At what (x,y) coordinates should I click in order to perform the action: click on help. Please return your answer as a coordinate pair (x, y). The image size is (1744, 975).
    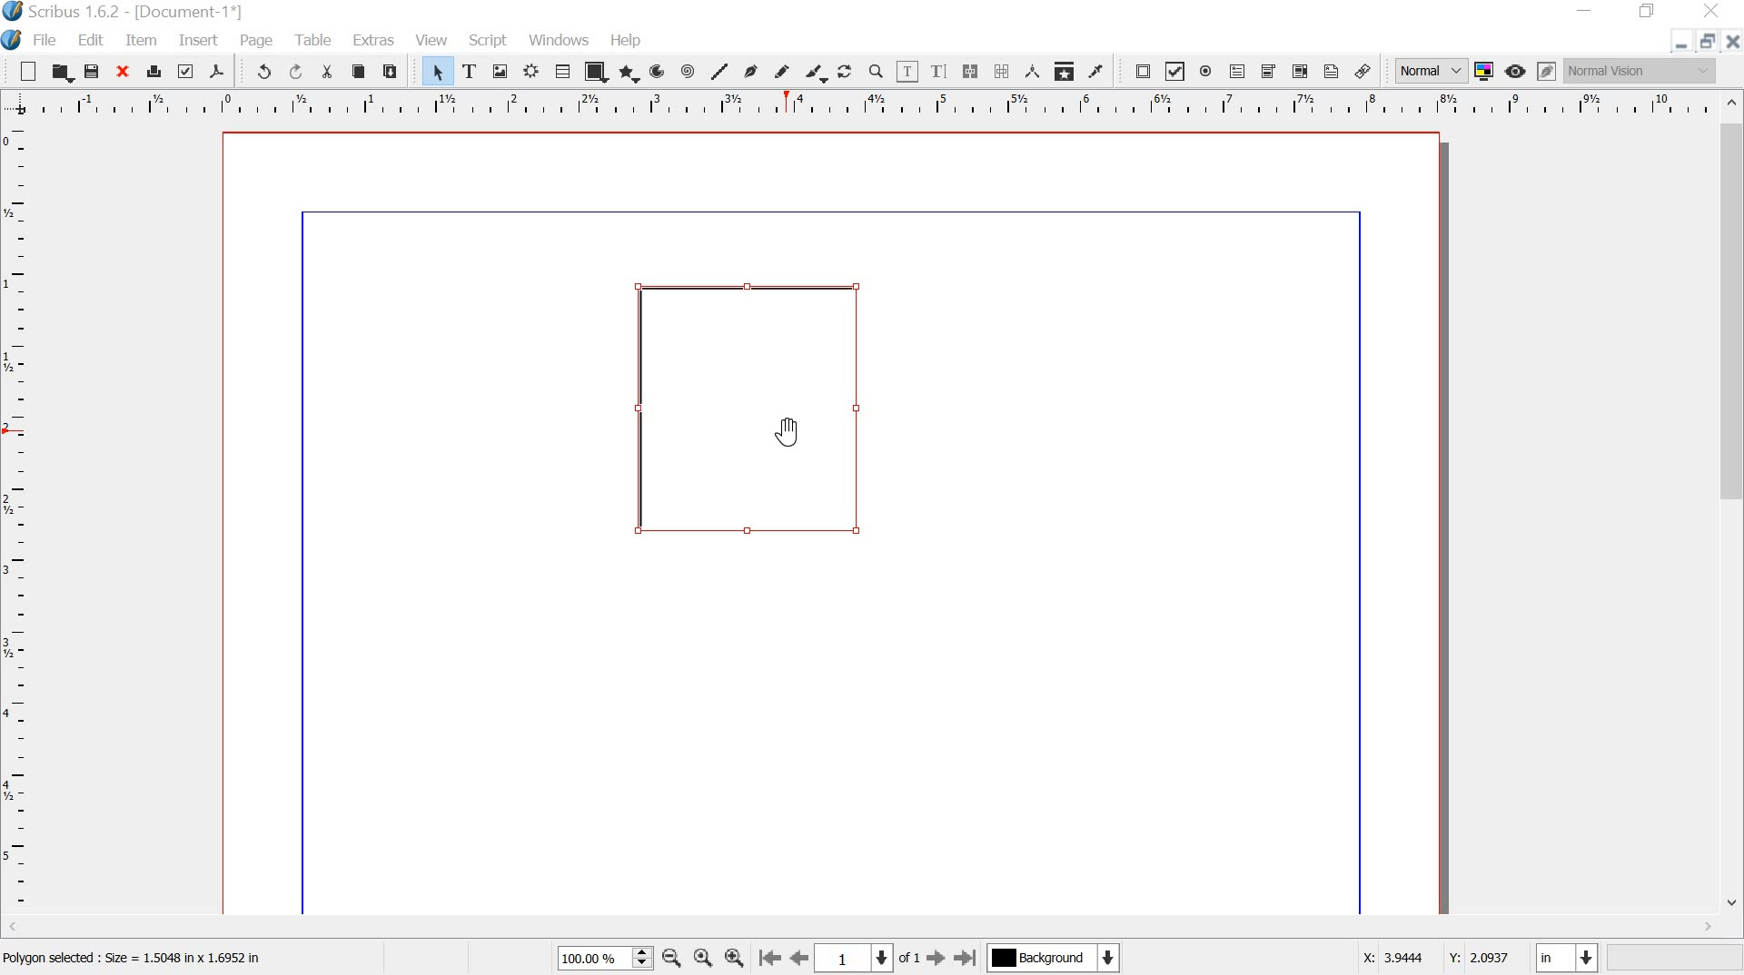
    Looking at the image, I should click on (629, 42).